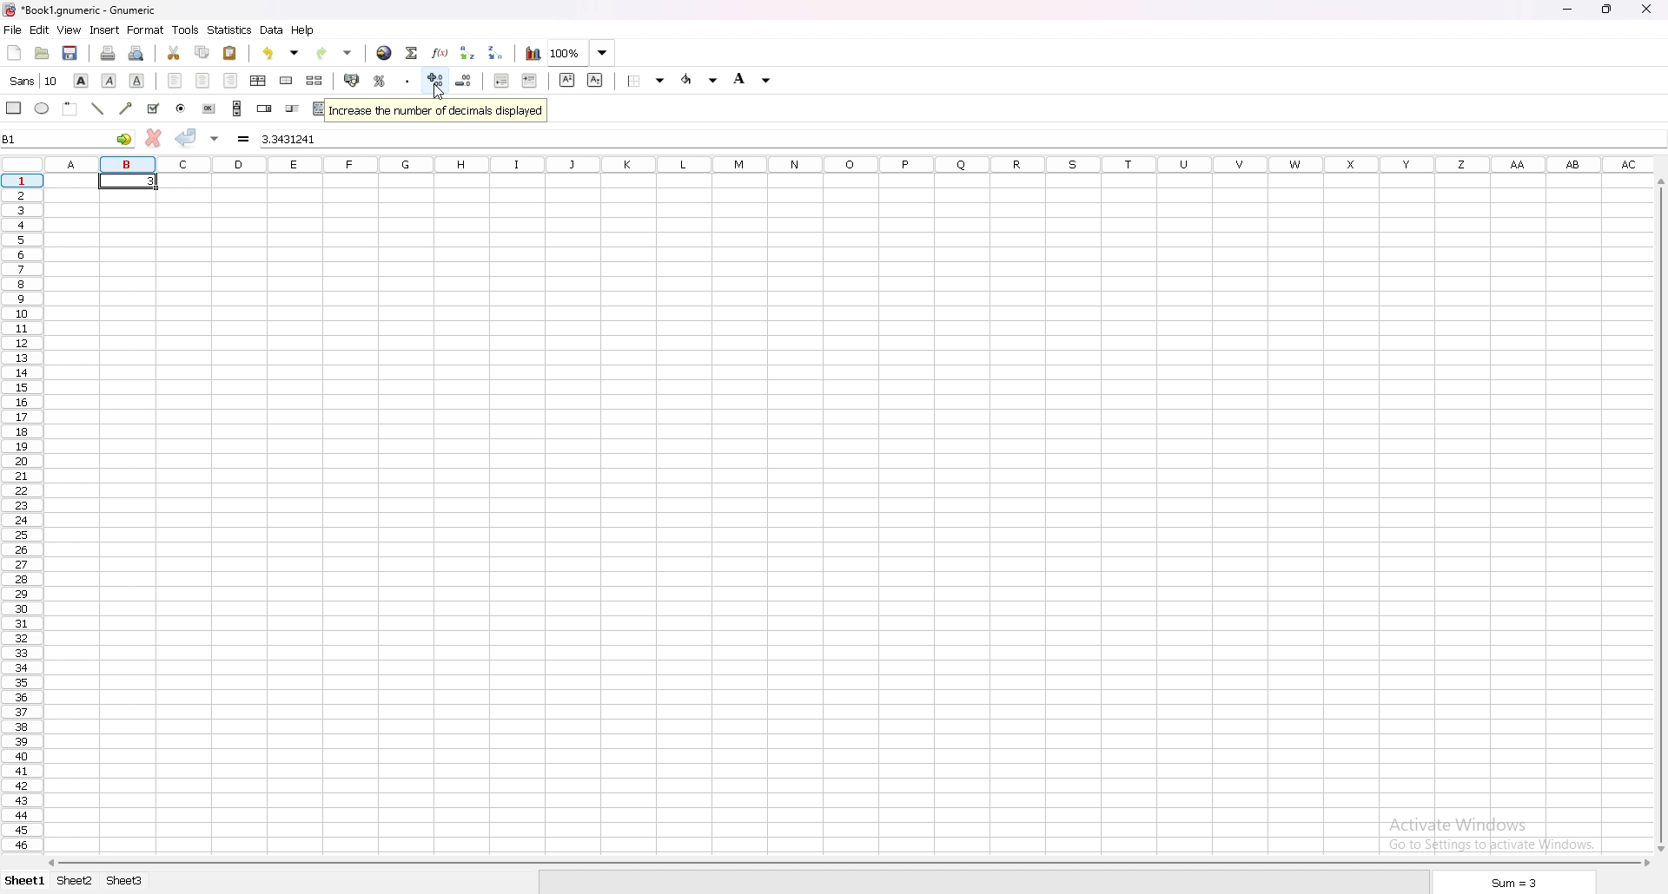  What do you see at coordinates (496, 54) in the screenshot?
I see `sort descending` at bounding box center [496, 54].